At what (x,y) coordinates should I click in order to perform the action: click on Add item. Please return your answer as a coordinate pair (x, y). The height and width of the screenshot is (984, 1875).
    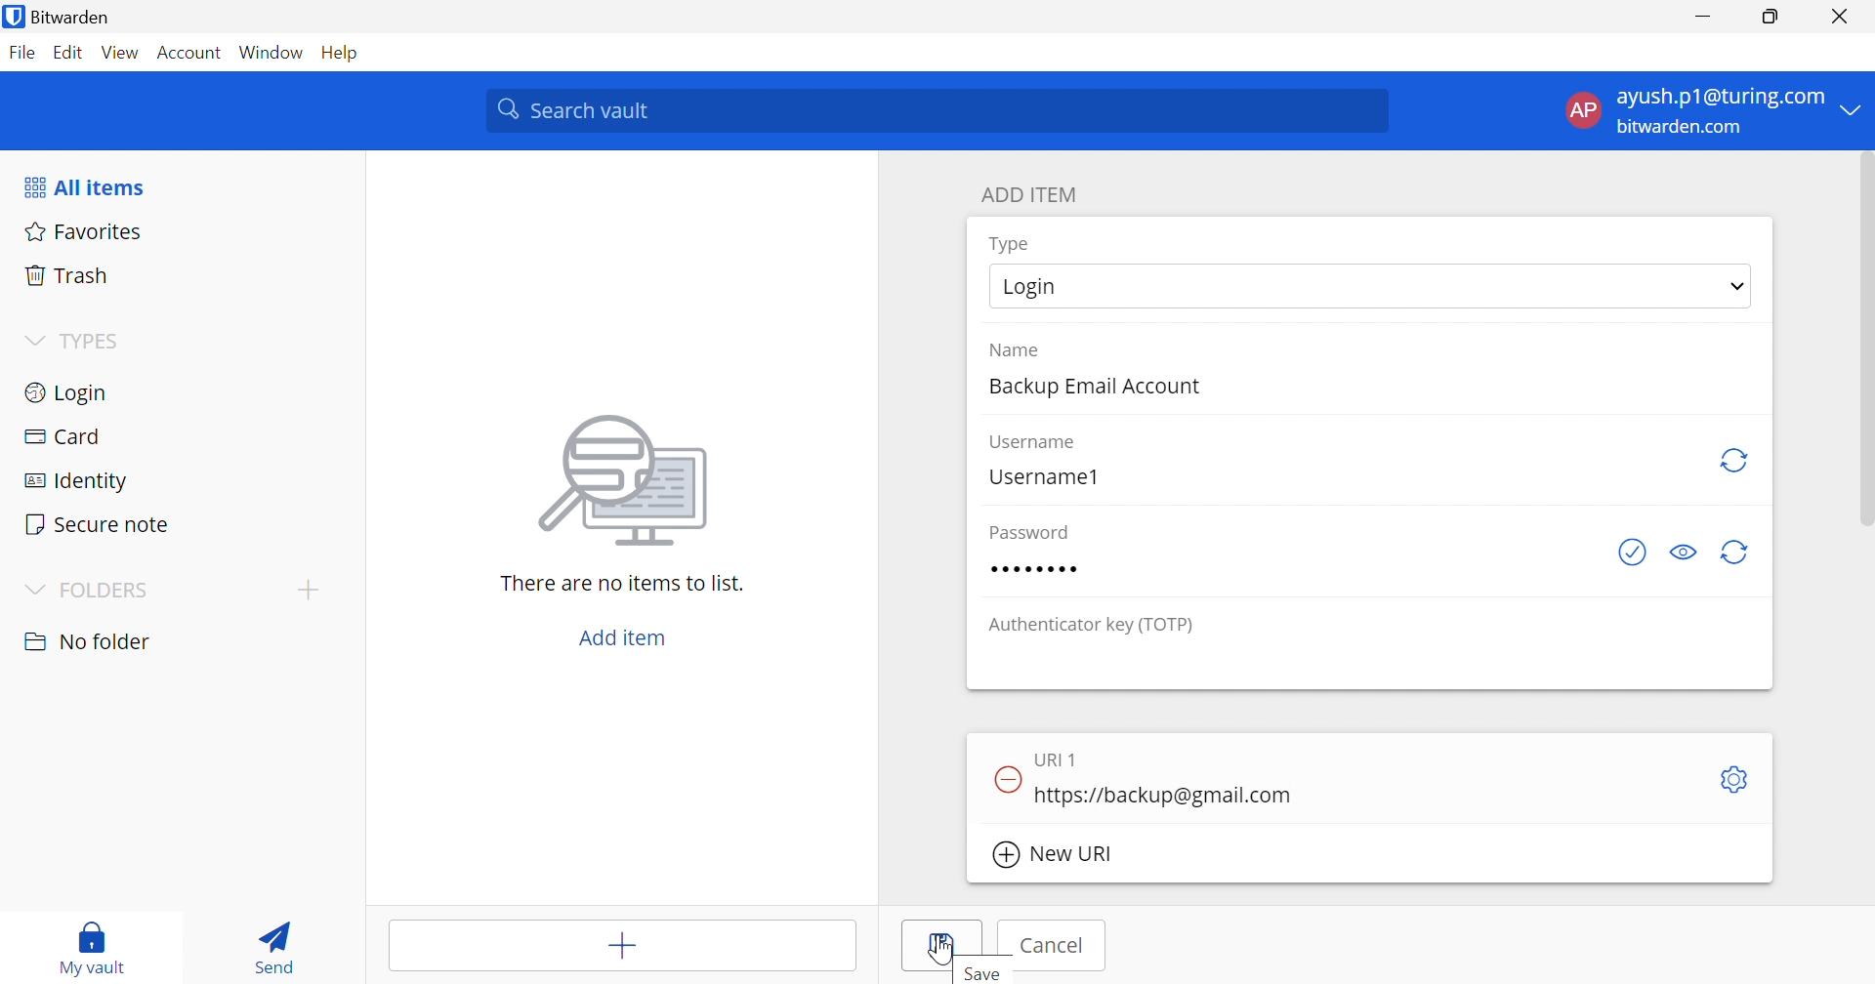
    Looking at the image, I should click on (620, 942).